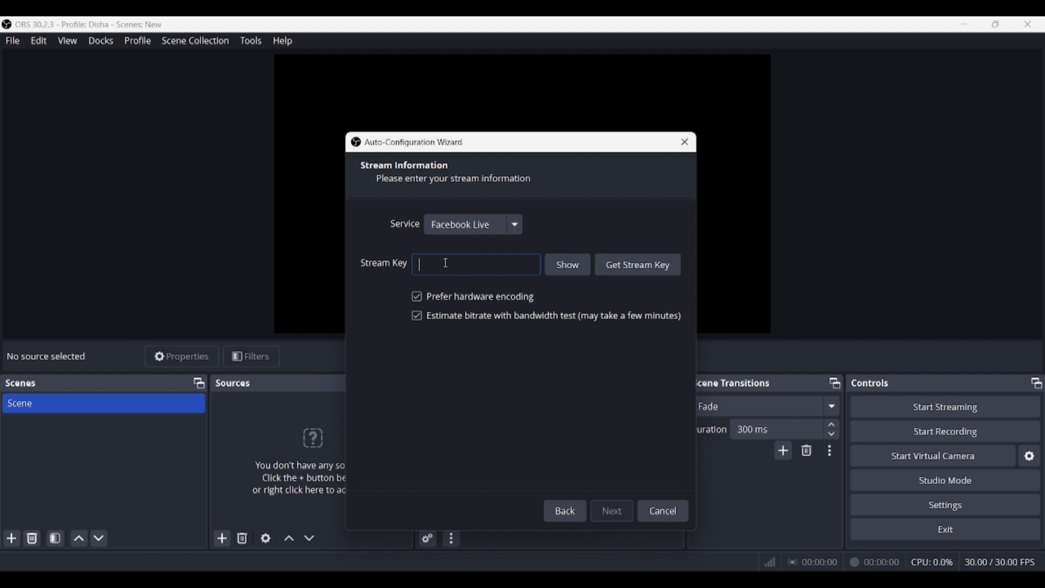 This screenshot has height=588, width=1045. What do you see at coordinates (67, 40) in the screenshot?
I see `View menu` at bounding box center [67, 40].